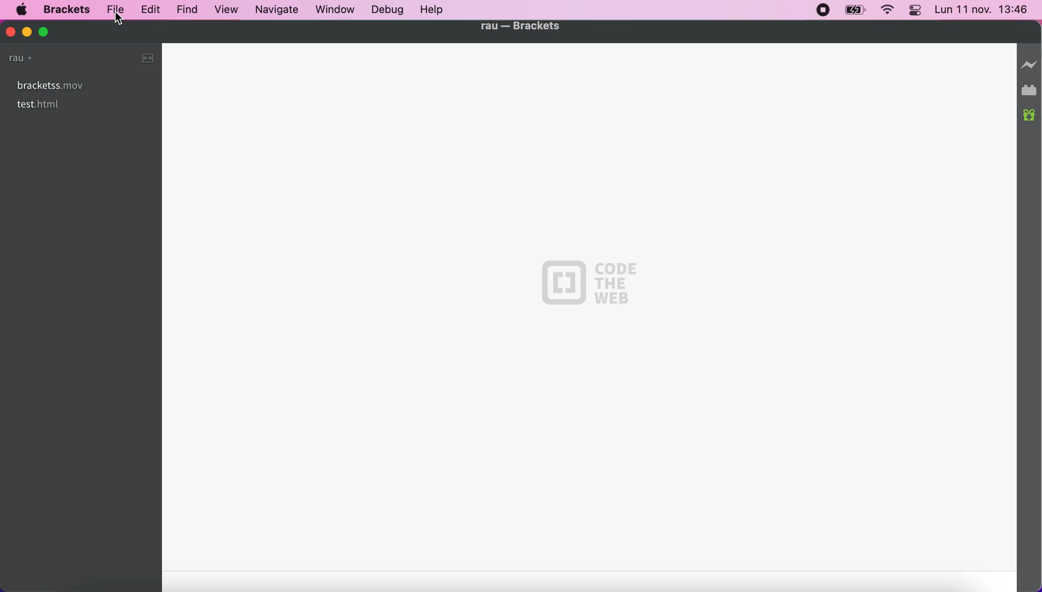  Describe the element at coordinates (822, 11) in the screenshot. I see `recording stopped` at that location.